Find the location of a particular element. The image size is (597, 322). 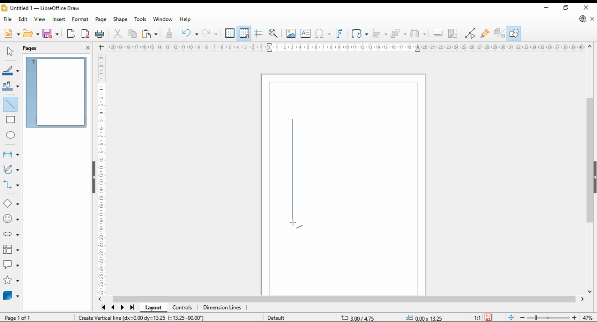

connectors is located at coordinates (11, 185).